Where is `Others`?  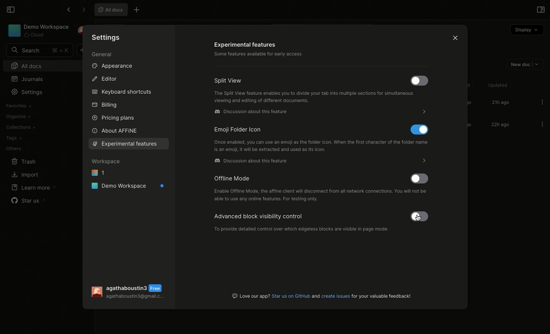
Others is located at coordinates (14, 149).